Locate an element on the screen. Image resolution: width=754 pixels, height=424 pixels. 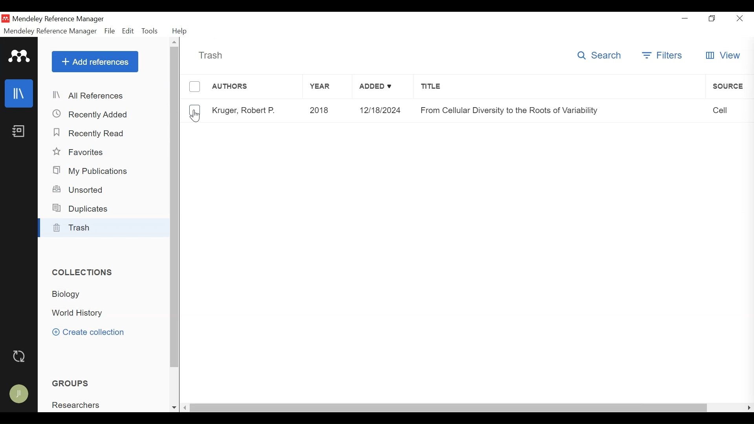
Duplicates is located at coordinates (83, 208).